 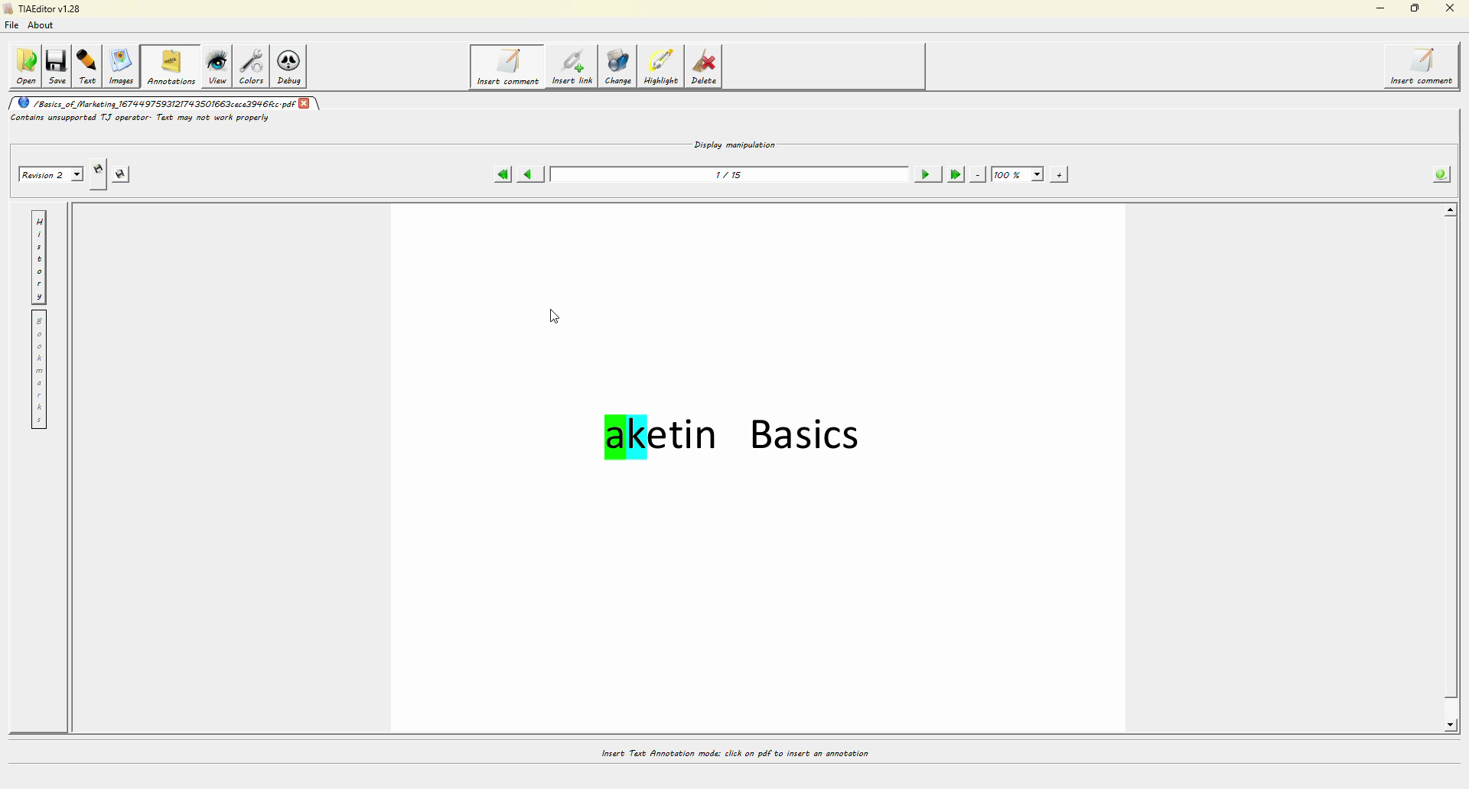 I want to click on scroll up, so click(x=1448, y=211).